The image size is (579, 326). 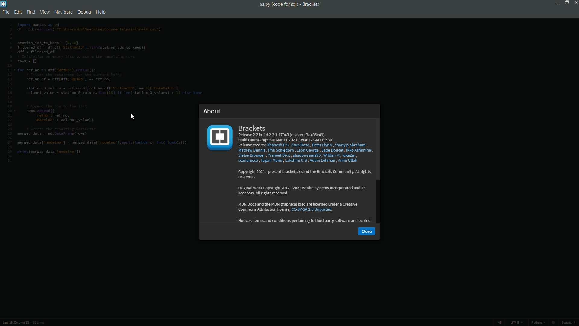 What do you see at coordinates (379, 149) in the screenshot?
I see `scroll bar` at bounding box center [379, 149].